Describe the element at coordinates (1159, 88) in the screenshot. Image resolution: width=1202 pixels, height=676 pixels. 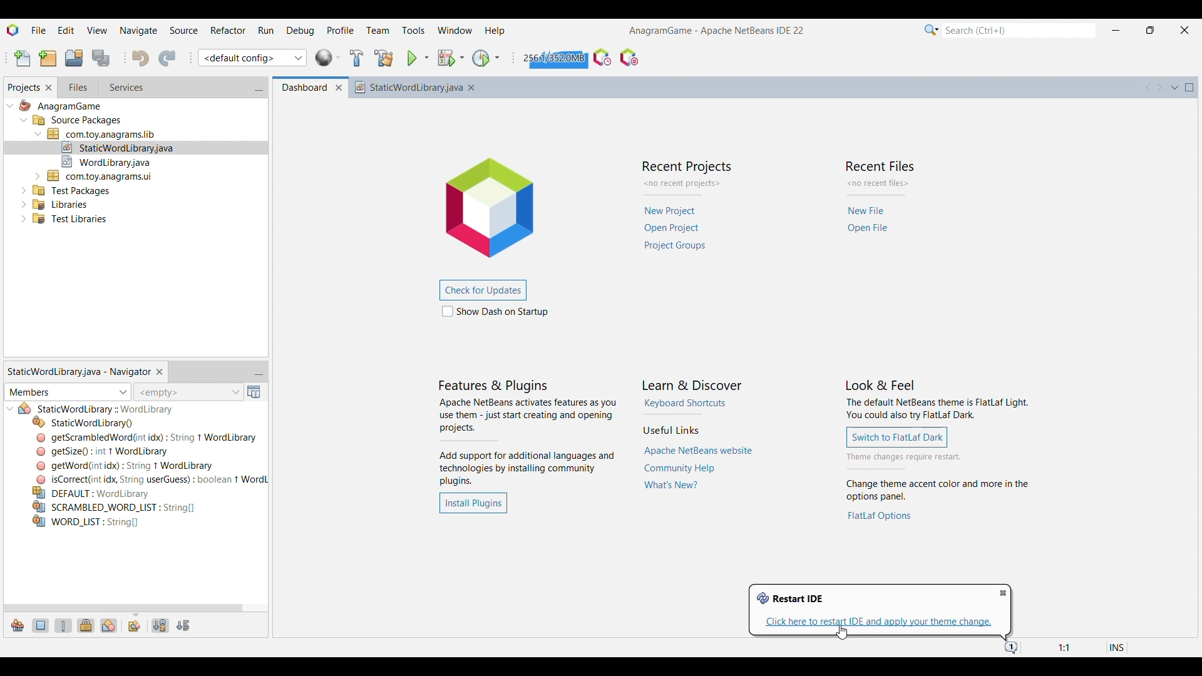
I see `Scroll documents right` at that location.